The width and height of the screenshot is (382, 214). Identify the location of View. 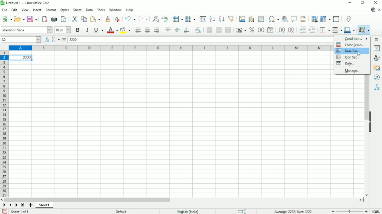
(25, 9).